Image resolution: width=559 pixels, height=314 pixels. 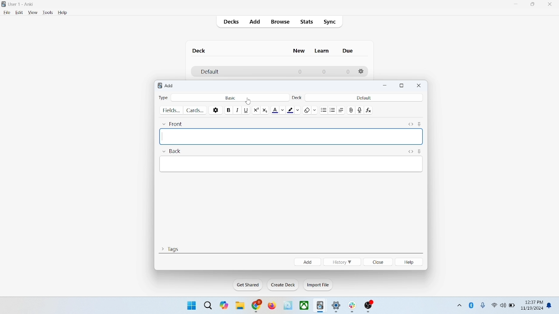 I want to click on HTML editor, so click(x=410, y=124).